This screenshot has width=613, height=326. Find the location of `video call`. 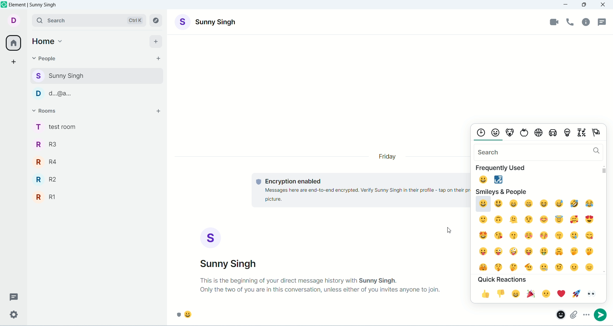

video call is located at coordinates (553, 22).